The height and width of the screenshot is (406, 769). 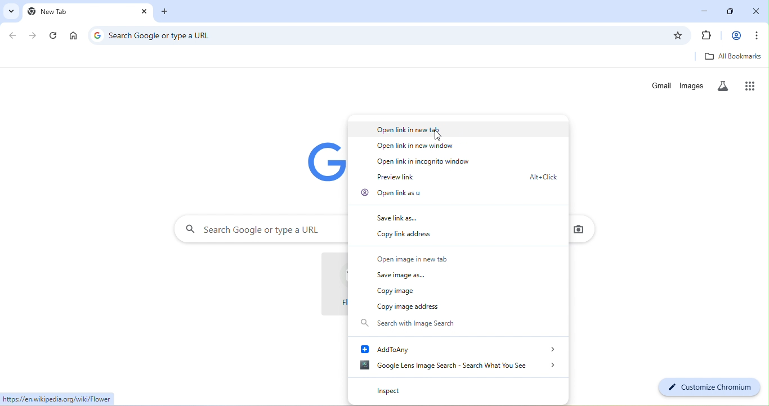 I want to click on customize chromium, so click(x=708, y=387).